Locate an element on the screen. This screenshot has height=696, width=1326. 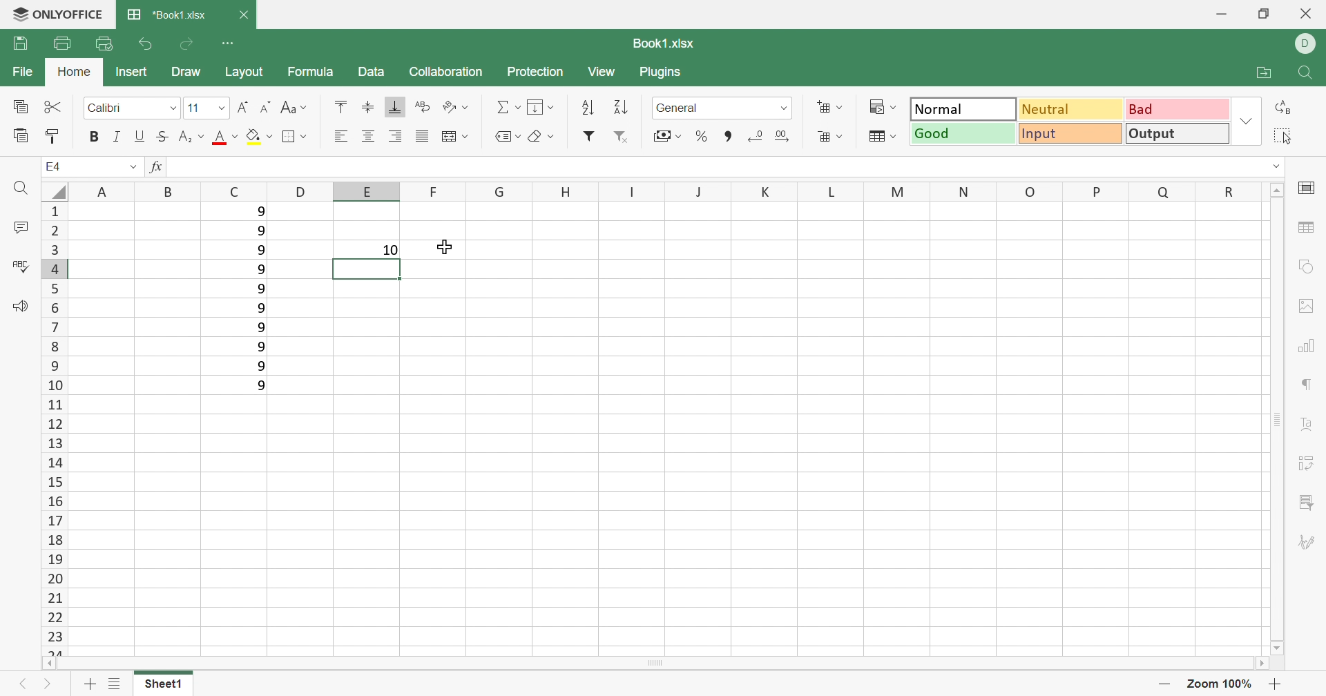
Drop Down is located at coordinates (1244, 122).